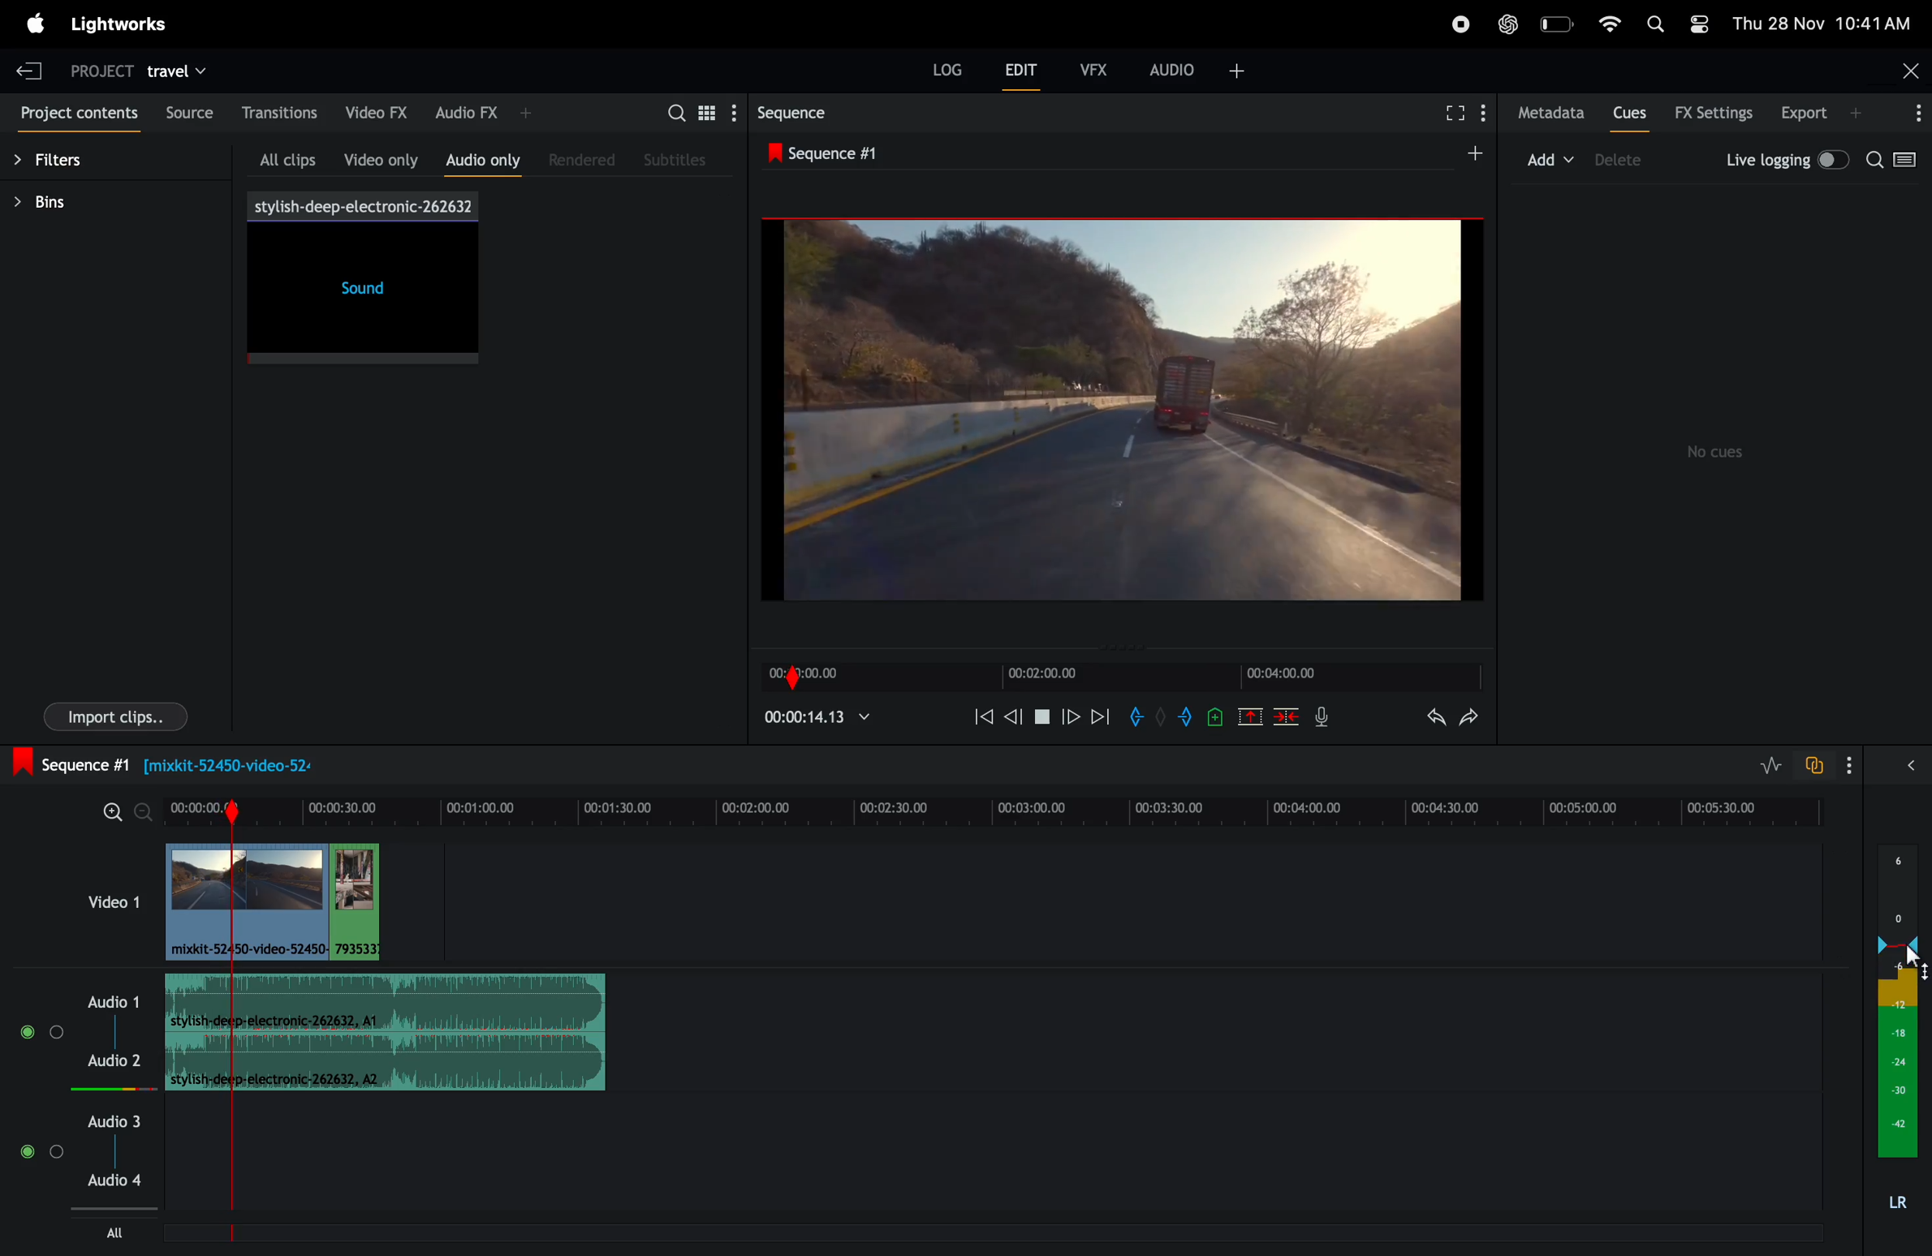 Image resolution: width=1932 pixels, height=1256 pixels. I want to click on nudge back one fame, so click(1015, 714).